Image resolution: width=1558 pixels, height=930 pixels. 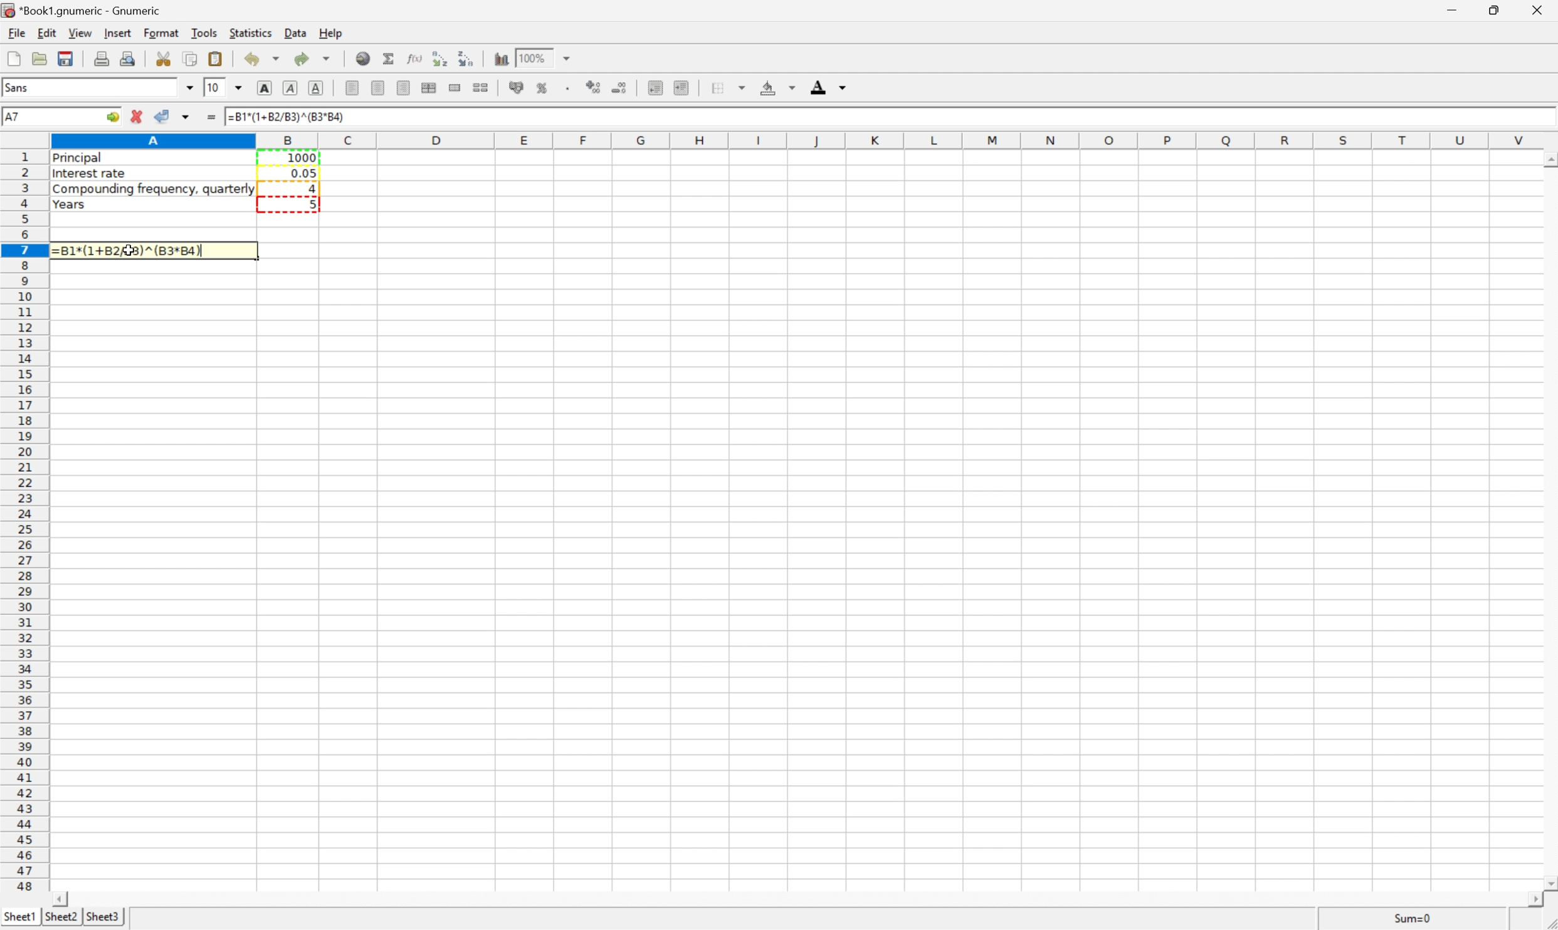 I want to click on edit, so click(x=45, y=33).